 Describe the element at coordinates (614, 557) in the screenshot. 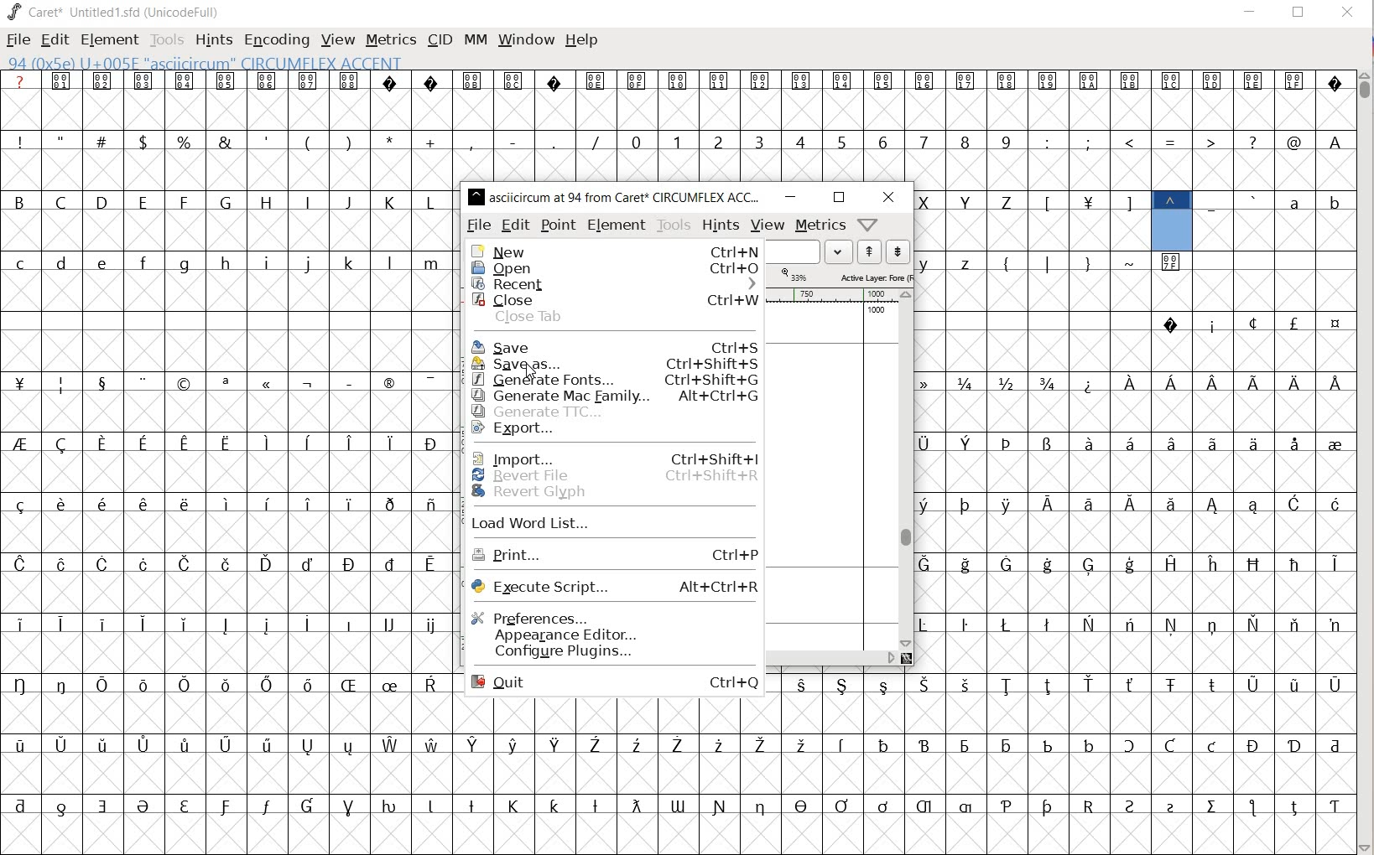

I see `Print` at that location.